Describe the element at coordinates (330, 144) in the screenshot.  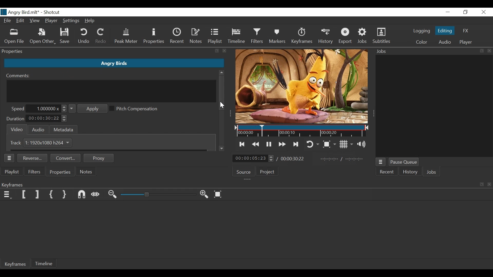
I see `Toggle zoom` at that location.